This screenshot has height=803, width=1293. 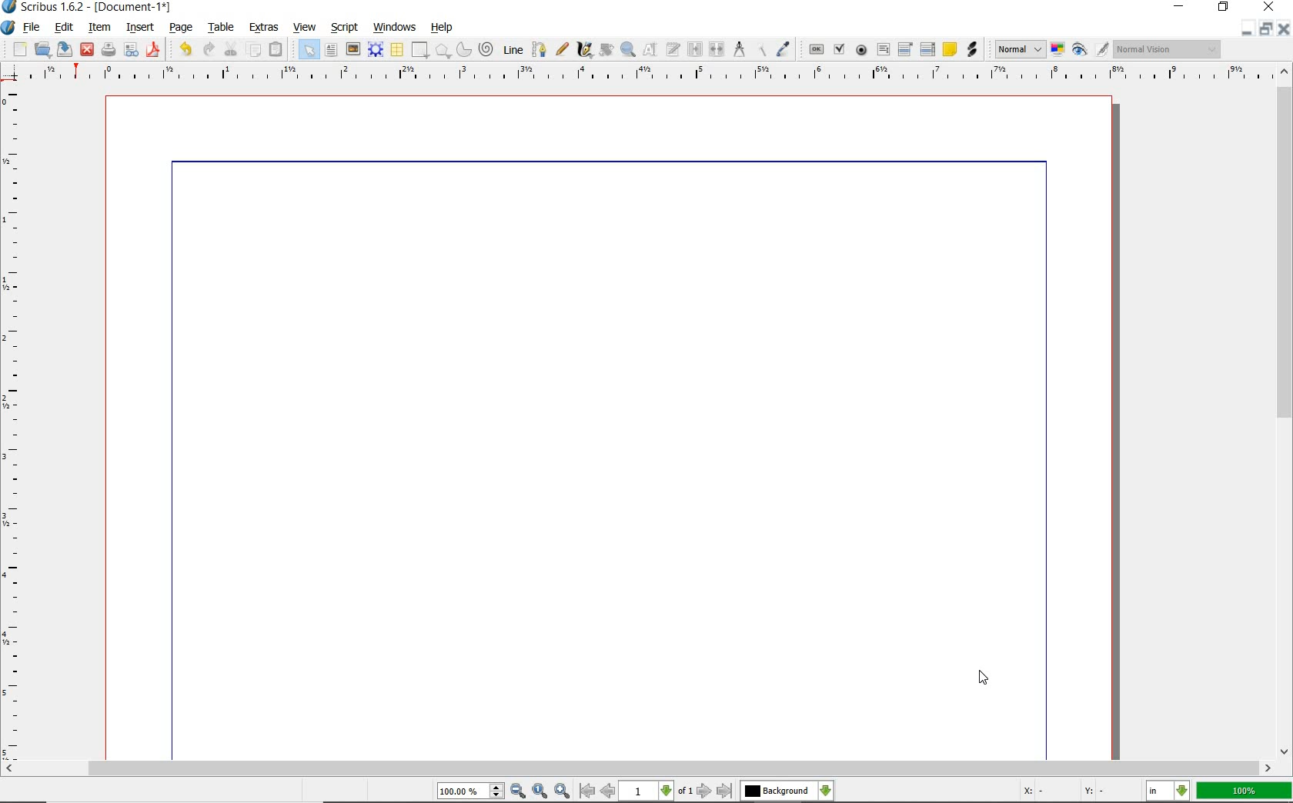 What do you see at coordinates (1285, 28) in the screenshot?
I see `close` at bounding box center [1285, 28].